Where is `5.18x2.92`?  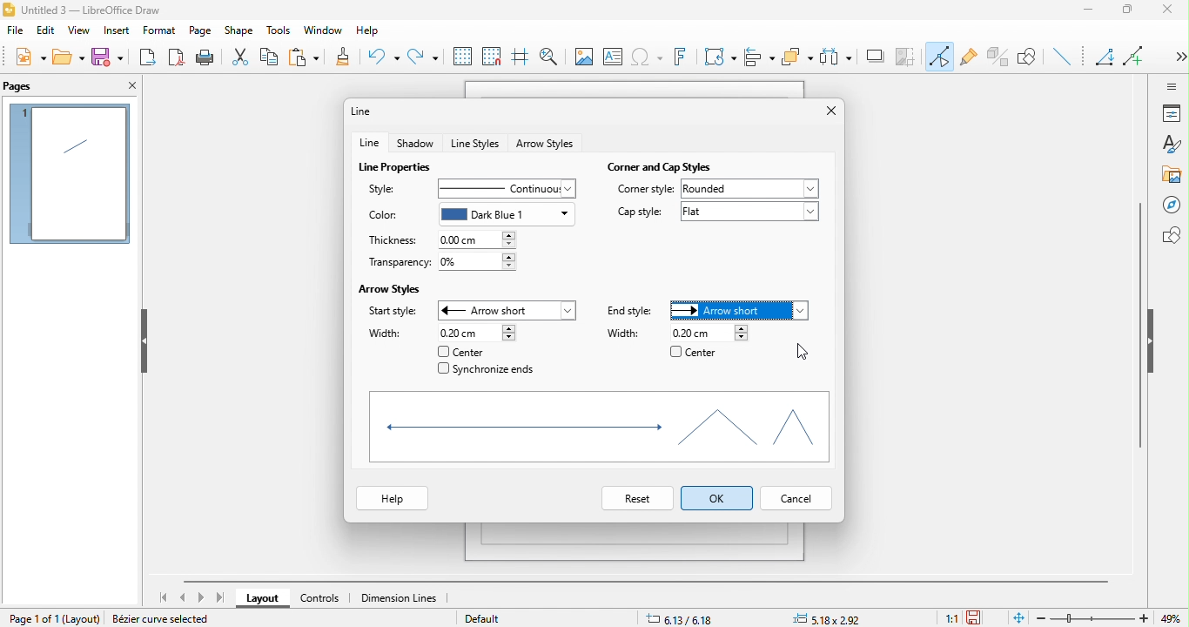 5.18x2.92 is located at coordinates (833, 619).